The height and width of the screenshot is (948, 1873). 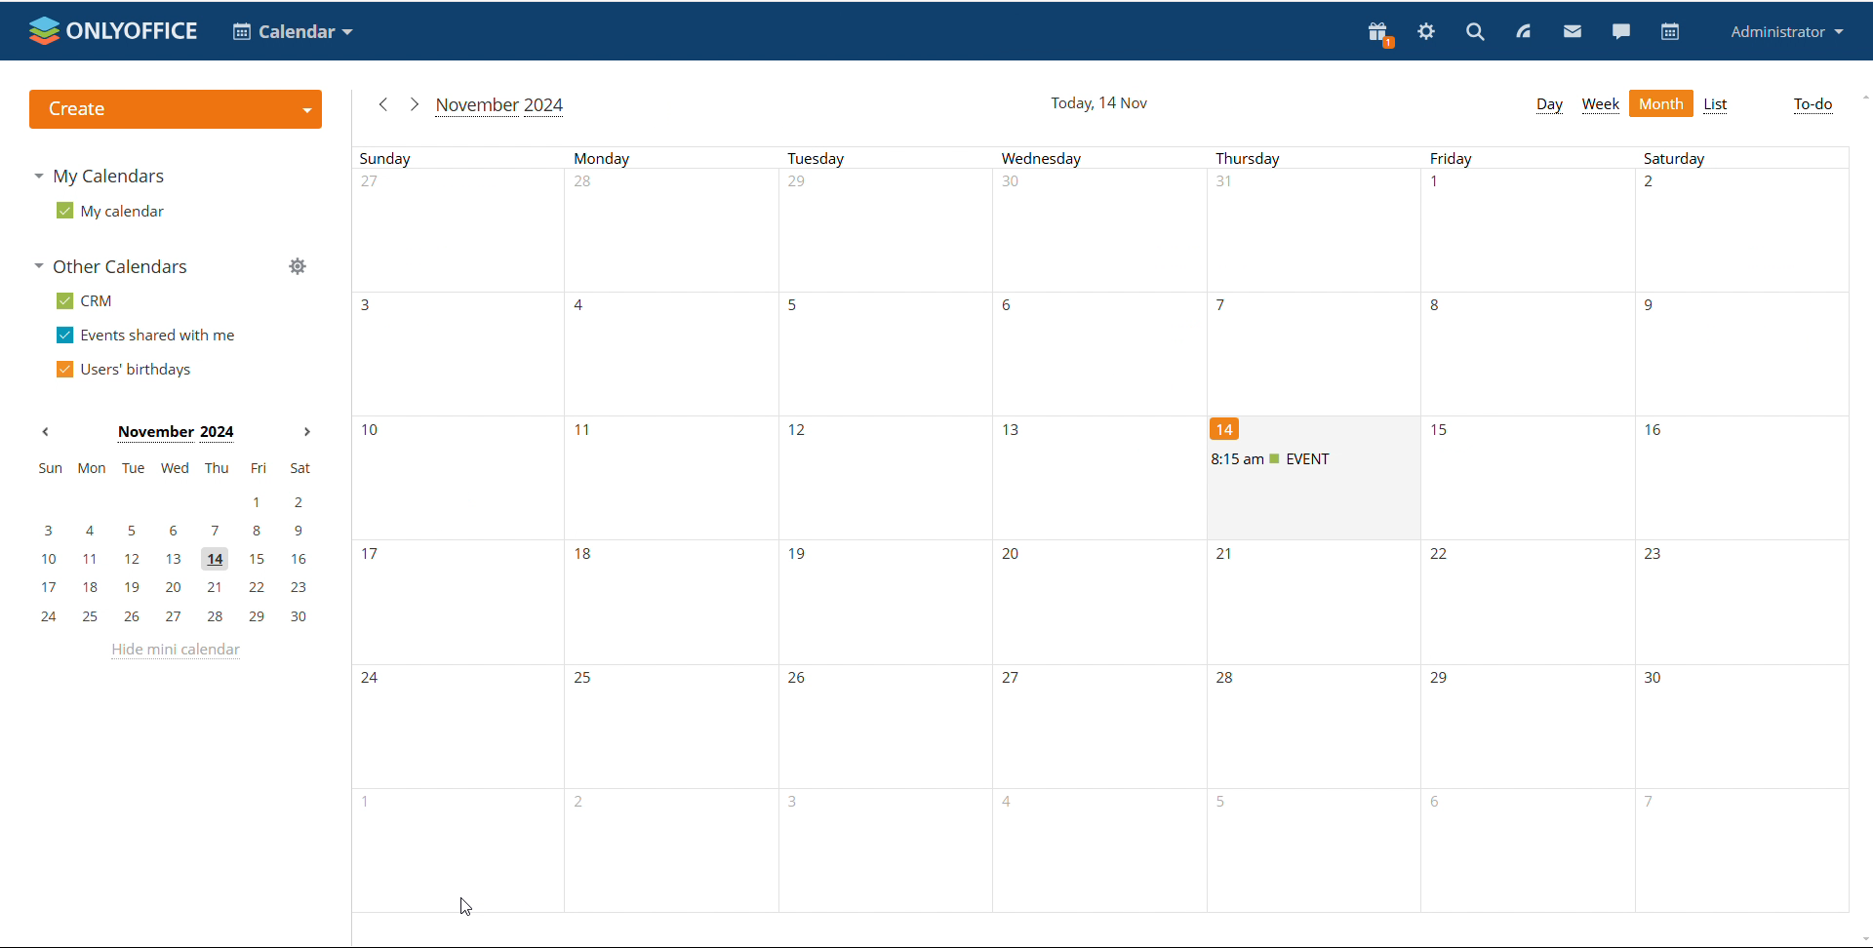 What do you see at coordinates (125, 370) in the screenshot?
I see `users' birthdays` at bounding box center [125, 370].